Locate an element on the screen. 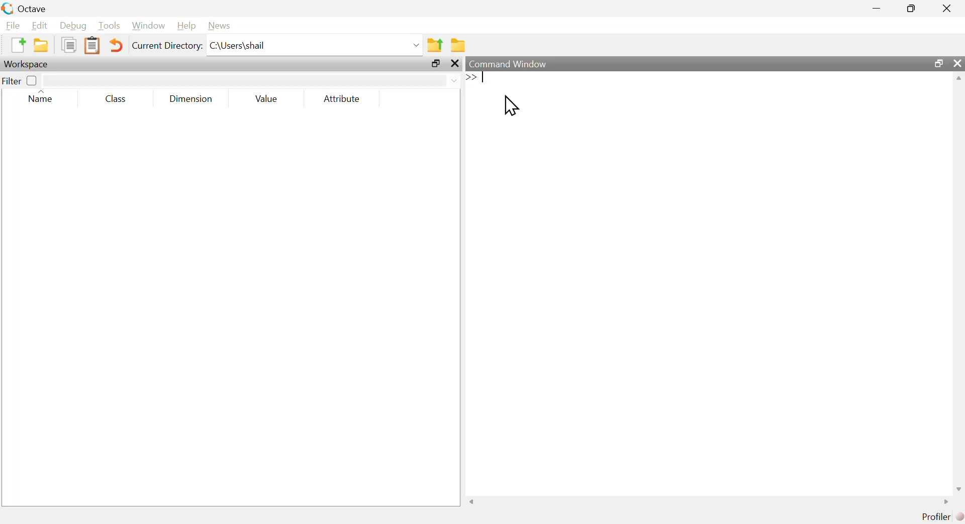 This screenshot has height=524, width=965. workspace is located at coordinates (30, 64).